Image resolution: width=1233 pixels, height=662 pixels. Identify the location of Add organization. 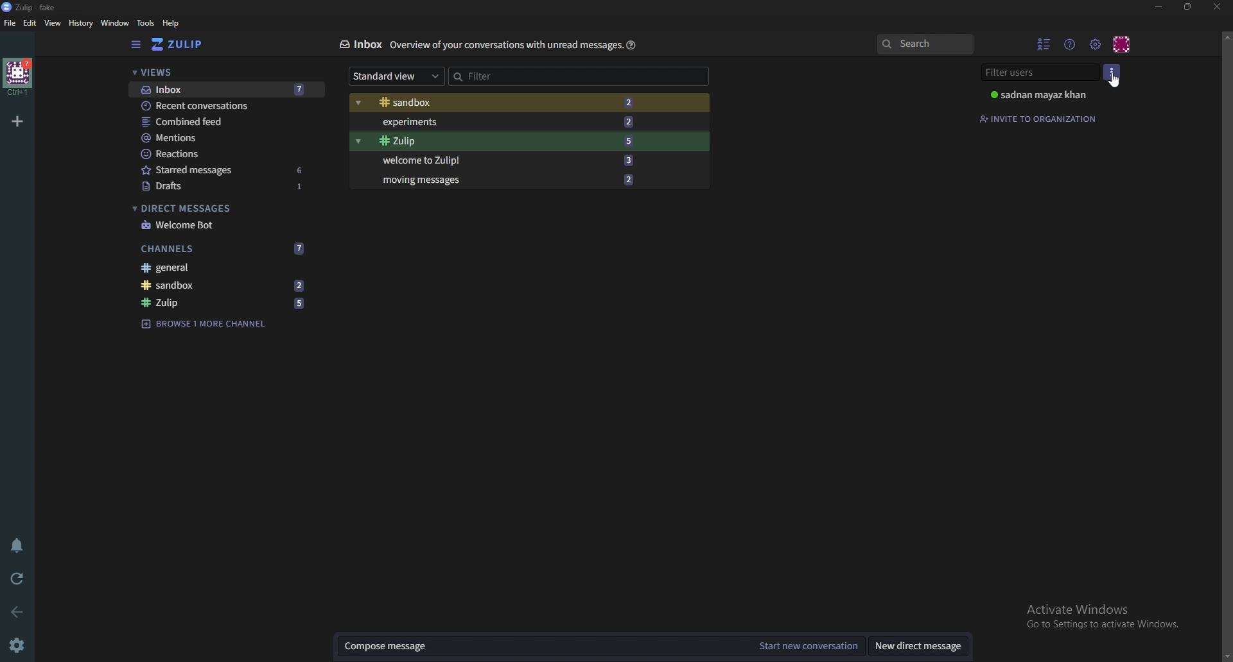
(18, 121).